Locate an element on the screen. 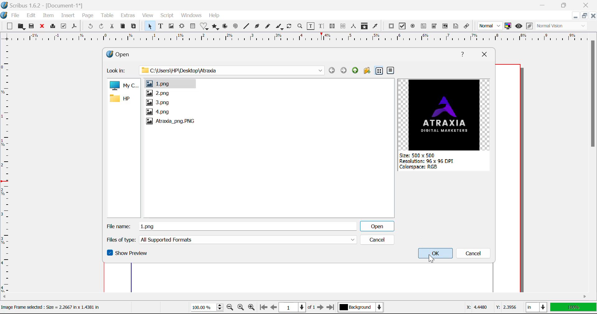 The height and width of the screenshot is (314, 597). Arcs is located at coordinates (224, 26).